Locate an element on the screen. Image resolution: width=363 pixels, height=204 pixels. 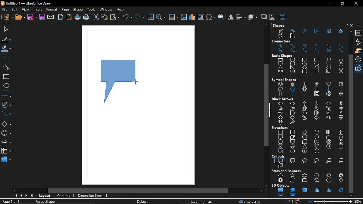
change zoom is located at coordinates (333, 201).